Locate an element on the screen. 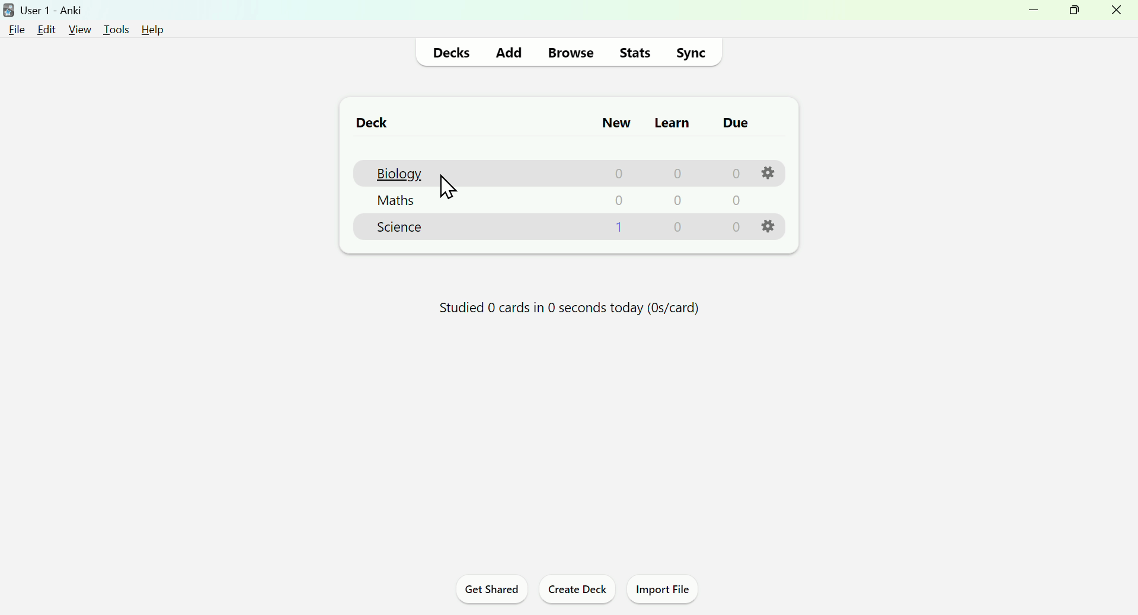  Decks is located at coordinates (452, 53).